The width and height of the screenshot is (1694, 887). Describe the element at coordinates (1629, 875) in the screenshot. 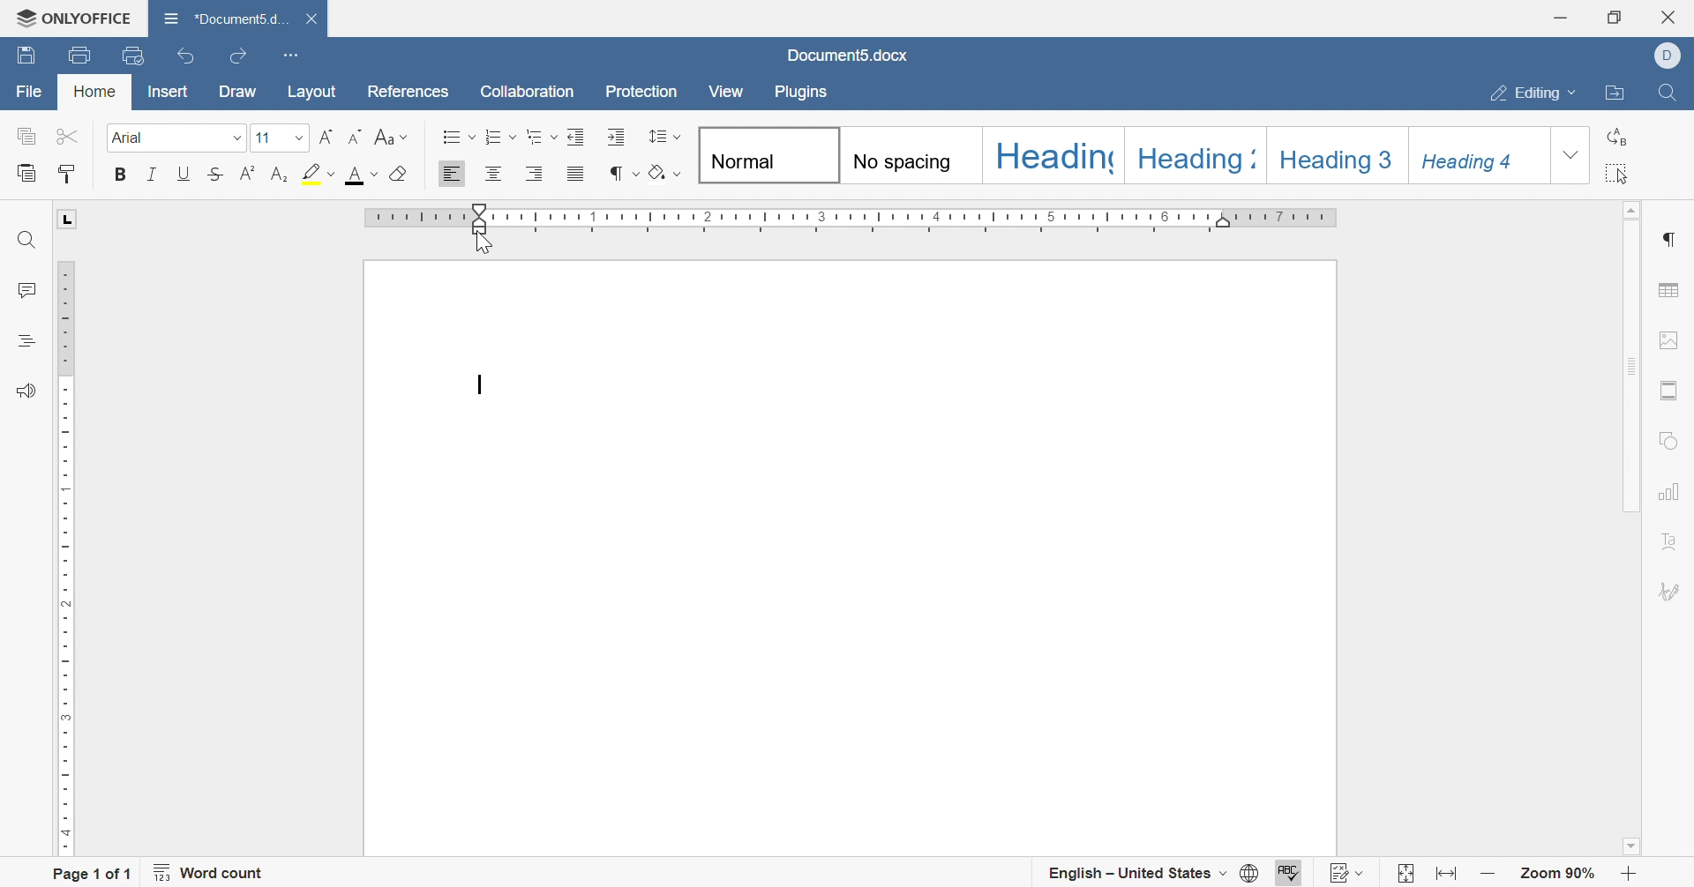

I see `zoom in` at that location.